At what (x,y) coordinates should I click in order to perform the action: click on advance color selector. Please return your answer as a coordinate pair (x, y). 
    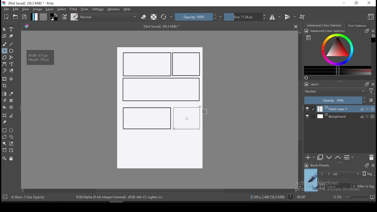
    Looking at the image, I should click on (325, 25).